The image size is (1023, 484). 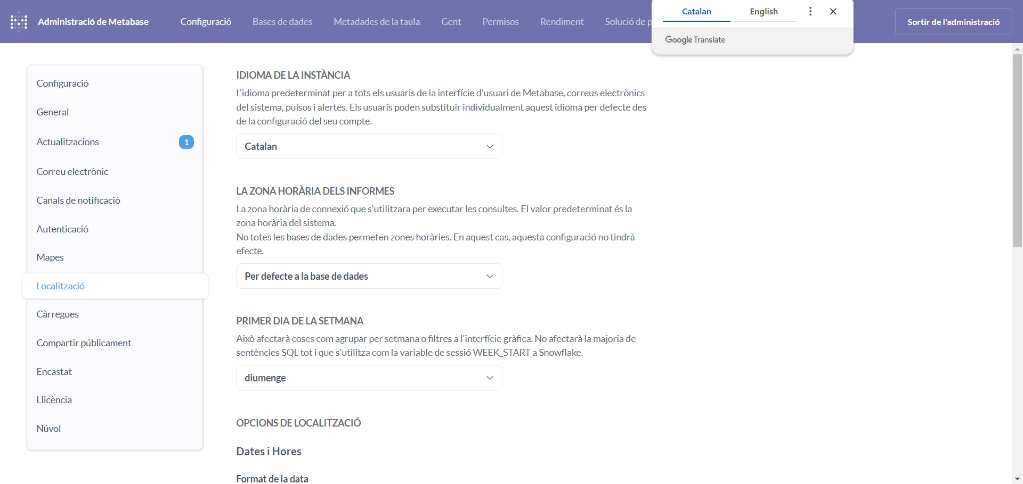 What do you see at coordinates (627, 22) in the screenshot?
I see `Soluci6 de` at bounding box center [627, 22].